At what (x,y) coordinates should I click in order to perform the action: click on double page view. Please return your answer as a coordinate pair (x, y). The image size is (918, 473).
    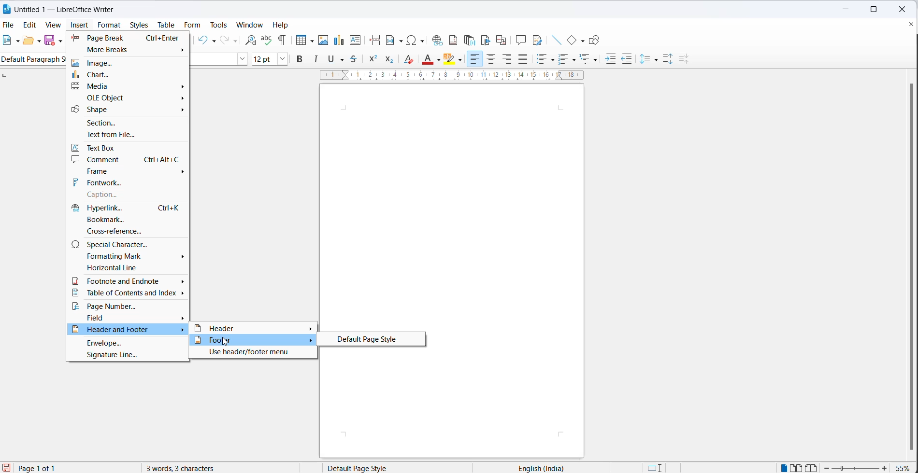
    Looking at the image, I should click on (797, 467).